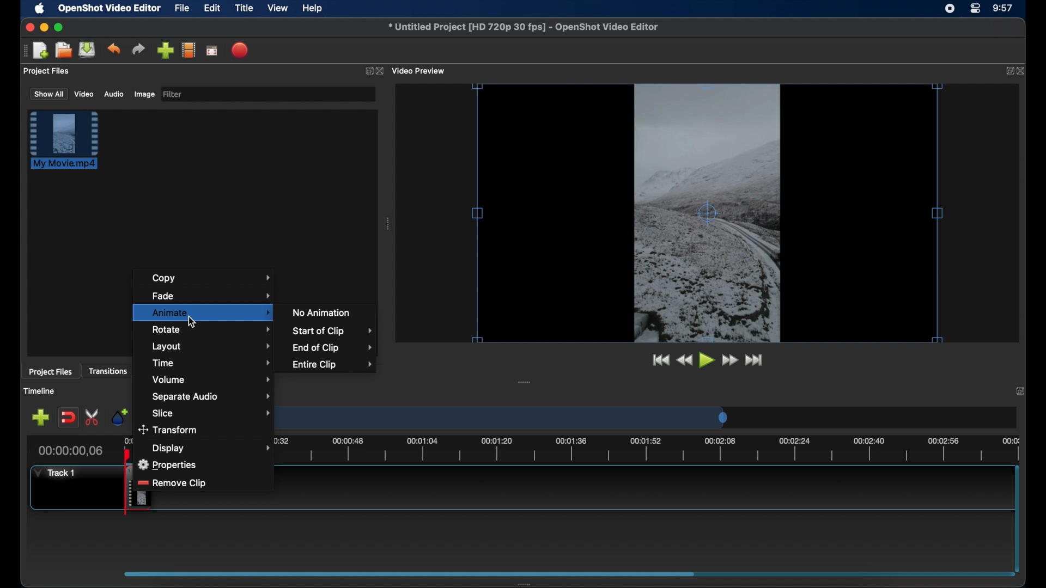 The image size is (1046, 588). What do you see at coordinates (44, 27) in the screenshot?
I see `minimize` at bounding box center [44, 27].